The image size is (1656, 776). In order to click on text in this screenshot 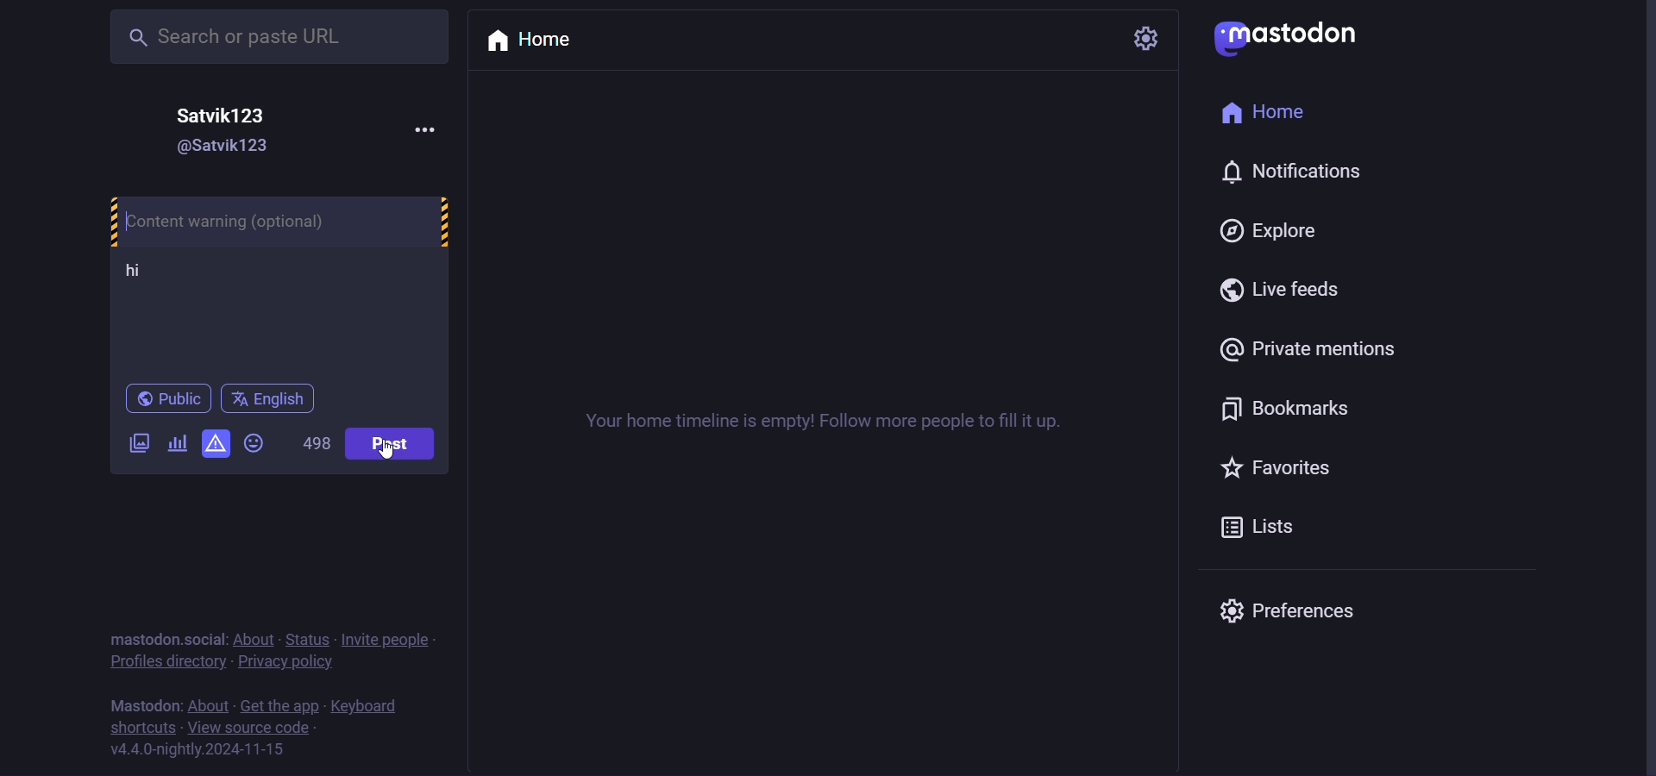, I will do `click(166, 639)`.